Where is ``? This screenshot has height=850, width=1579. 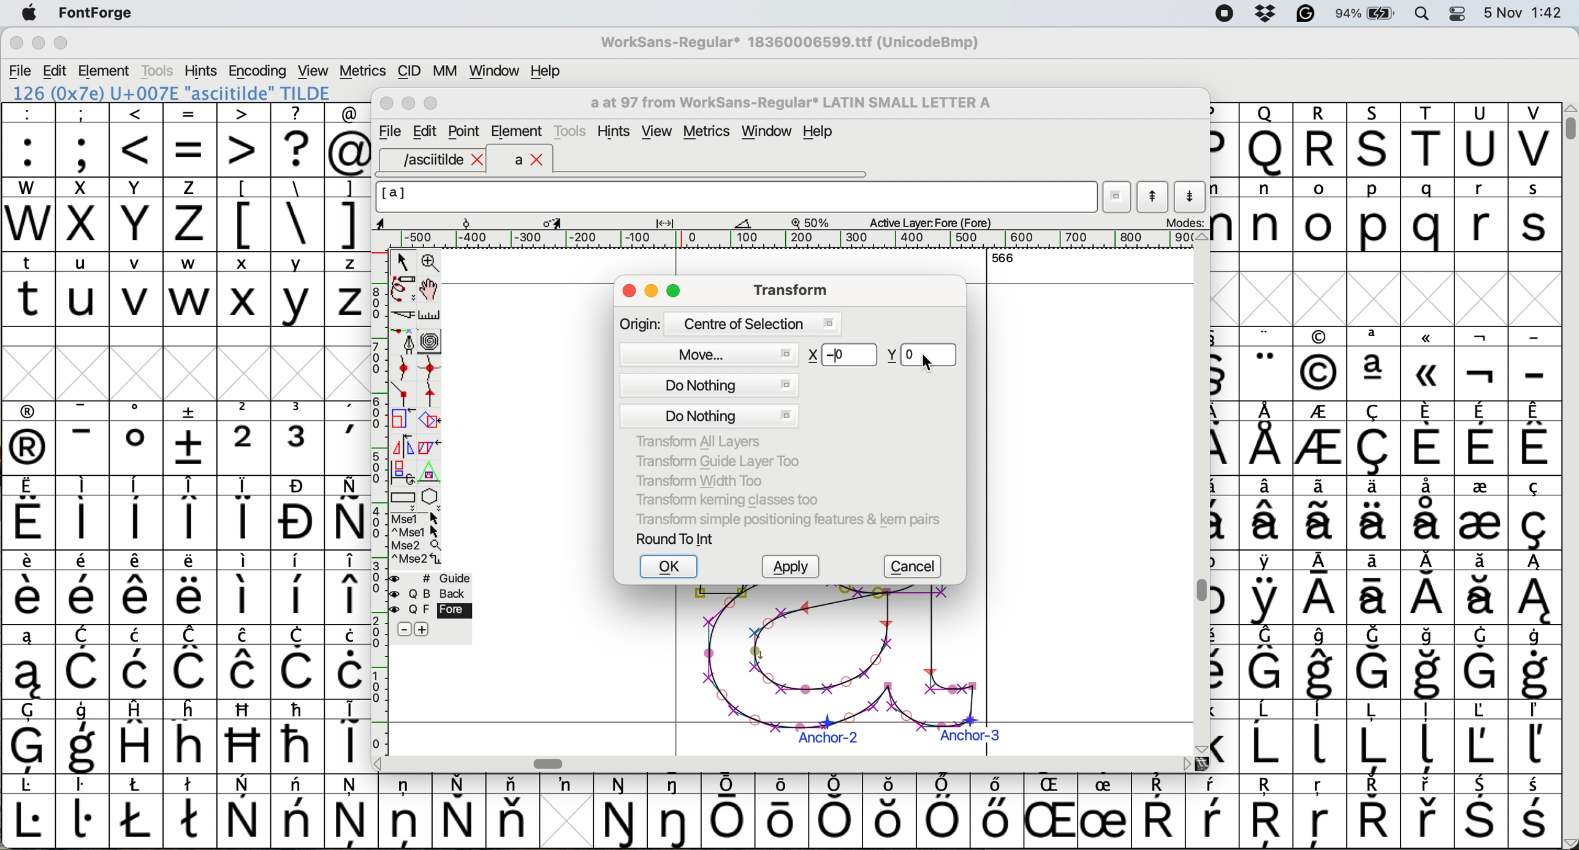  is located at coordinates (1266, 140).